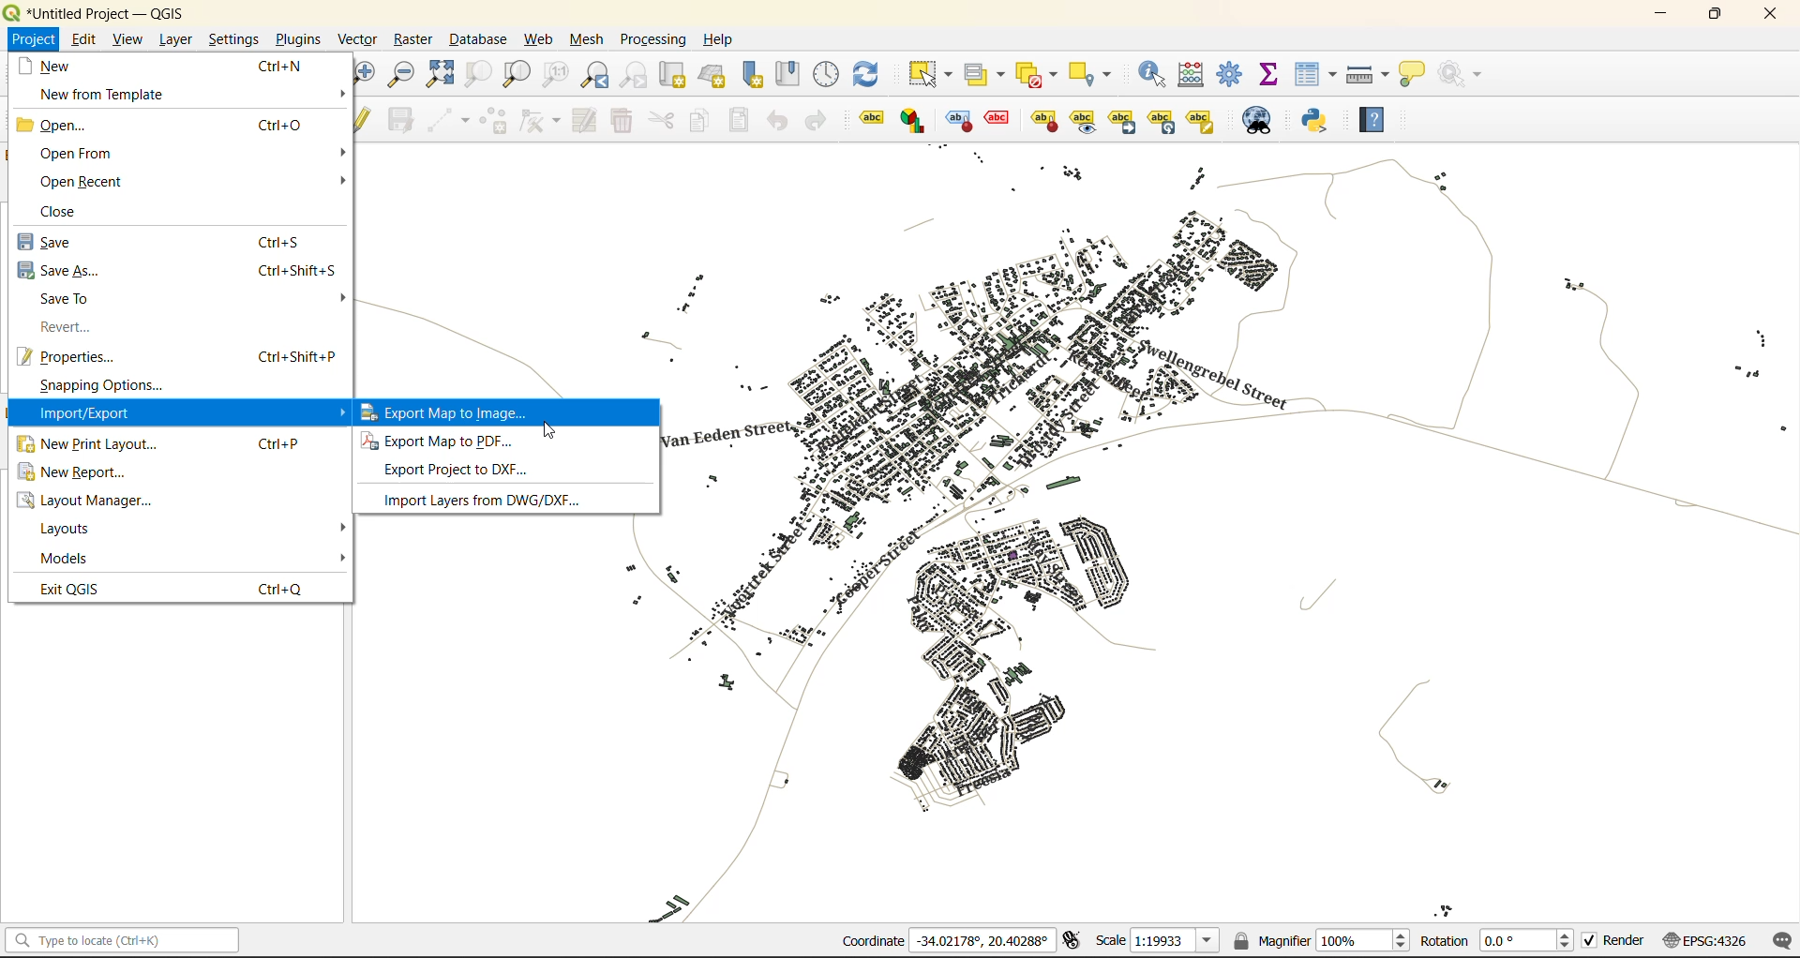 This screenshot has width=1800, height=958. I want to click on layout manager, so click(99, 501).